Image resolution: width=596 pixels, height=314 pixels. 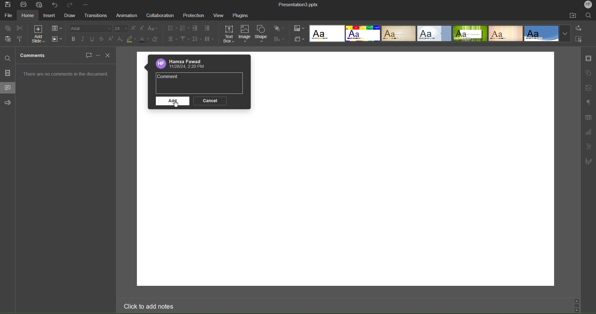 I want to click on Animation, so click(x=128, y=16).